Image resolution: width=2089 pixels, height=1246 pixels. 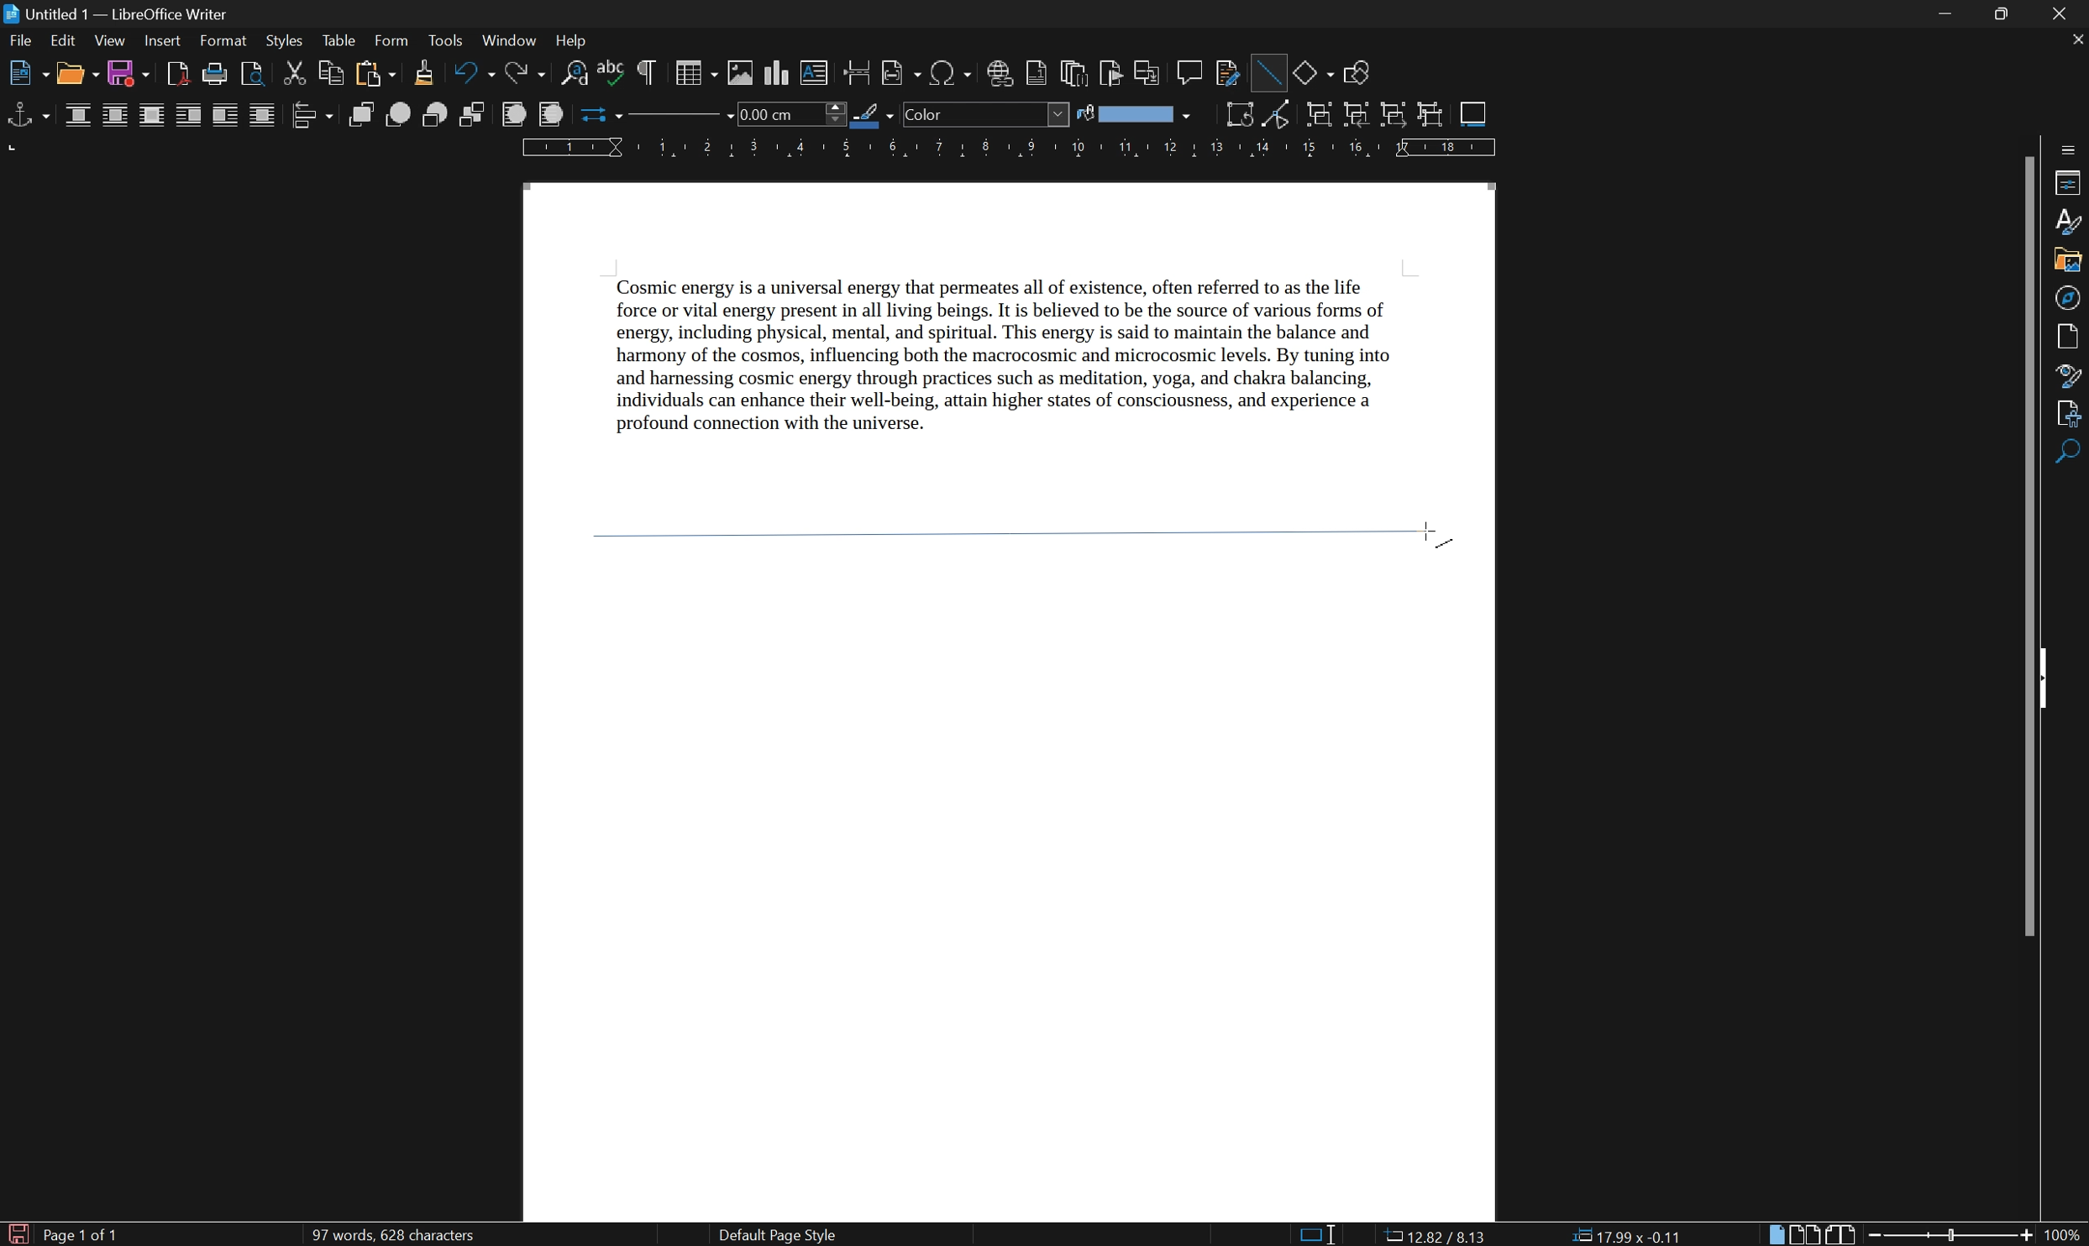 I want to click on redo, so click(x=529, y=74).